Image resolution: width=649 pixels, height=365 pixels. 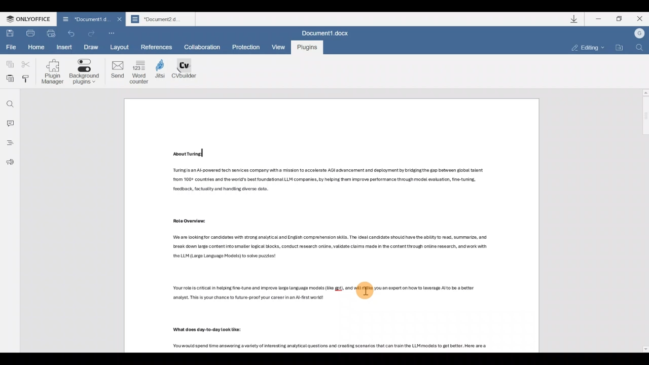 What do you see at coordinates (188, 155) in the screenshot?
I see `` at bounding box center [188, 155].